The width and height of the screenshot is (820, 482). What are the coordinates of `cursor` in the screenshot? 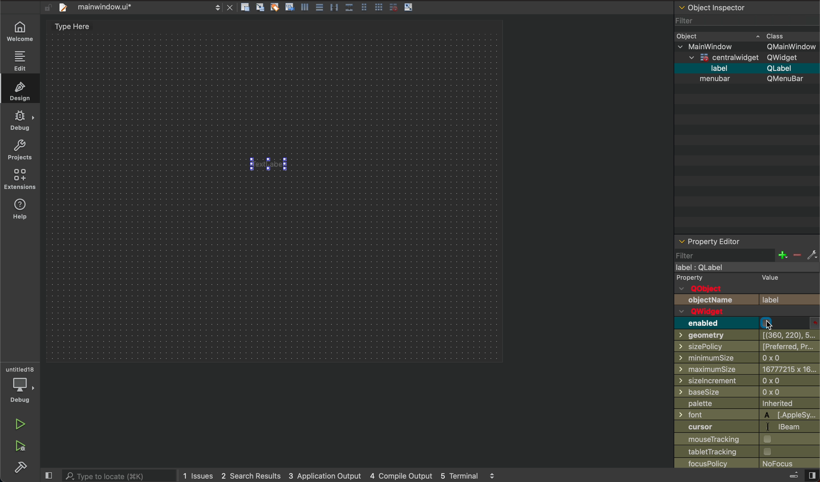 It's located at (772, 326).